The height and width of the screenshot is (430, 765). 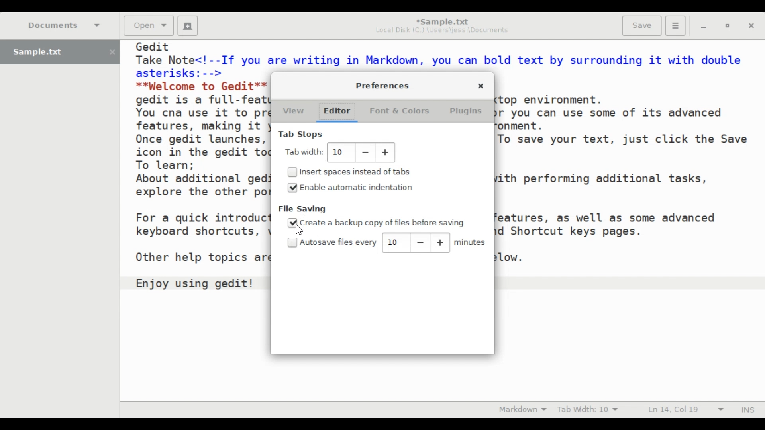 What do you see at coordinates (340, 152) in the screenshot?
I see `tab width: 10` at bounding box center [340, 152].